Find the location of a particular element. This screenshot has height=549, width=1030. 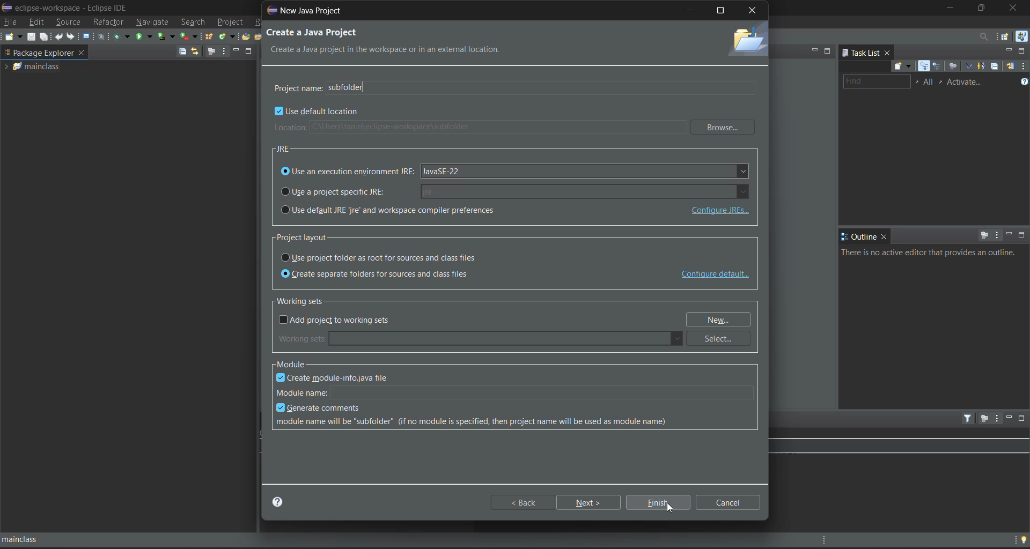

source is located at coordinates (69, 21).